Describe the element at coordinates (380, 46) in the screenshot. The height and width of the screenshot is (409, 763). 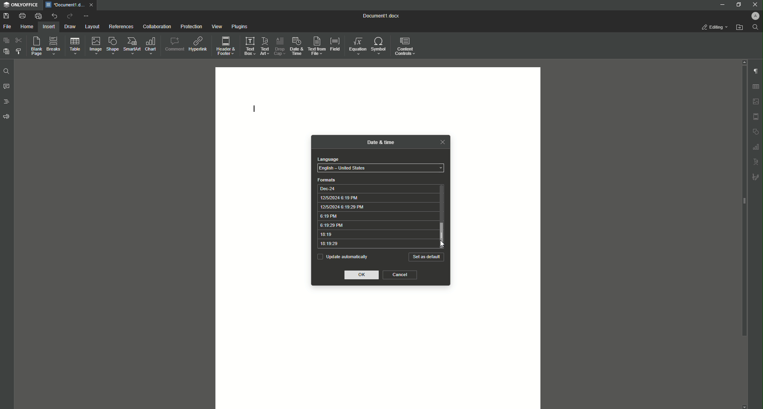
I see `Symbol` at that location.